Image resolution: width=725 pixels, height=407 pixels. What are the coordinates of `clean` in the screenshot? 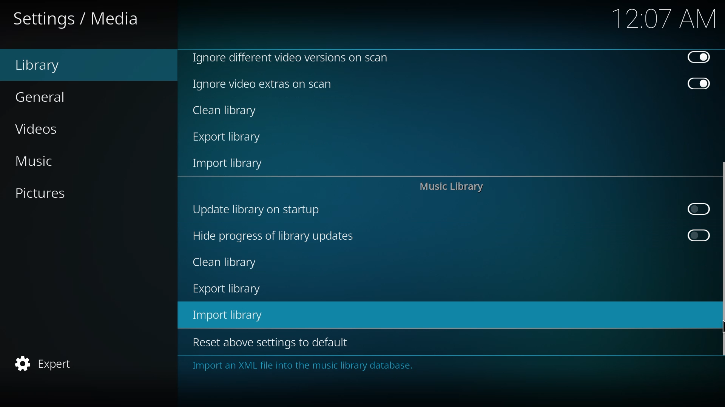 It's located at (226, 111).